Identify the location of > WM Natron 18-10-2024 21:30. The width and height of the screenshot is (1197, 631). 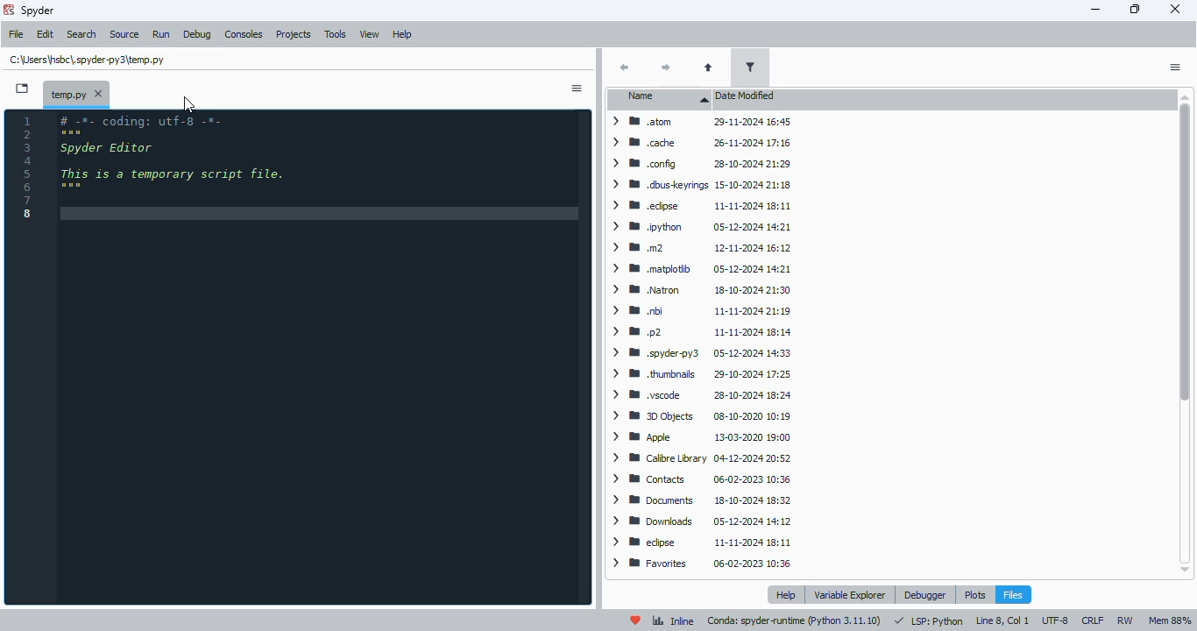
(697, 289).